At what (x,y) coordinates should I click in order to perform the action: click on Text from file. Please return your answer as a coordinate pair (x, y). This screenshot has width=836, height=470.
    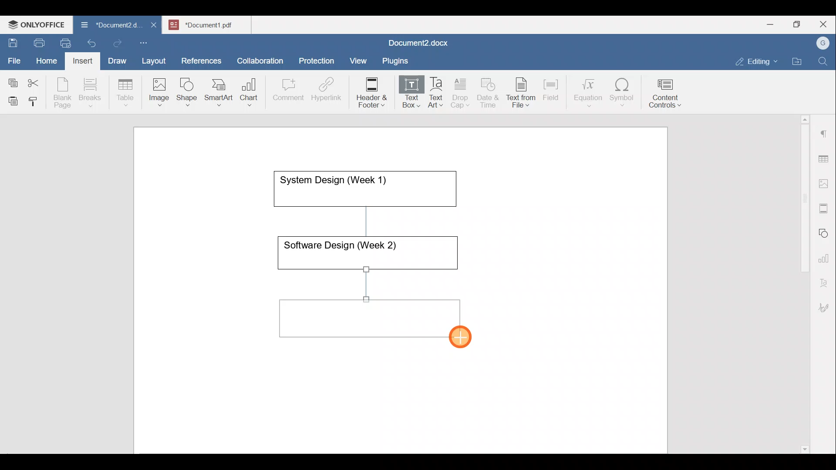
    Looking at the image, I should click on (522, 92).